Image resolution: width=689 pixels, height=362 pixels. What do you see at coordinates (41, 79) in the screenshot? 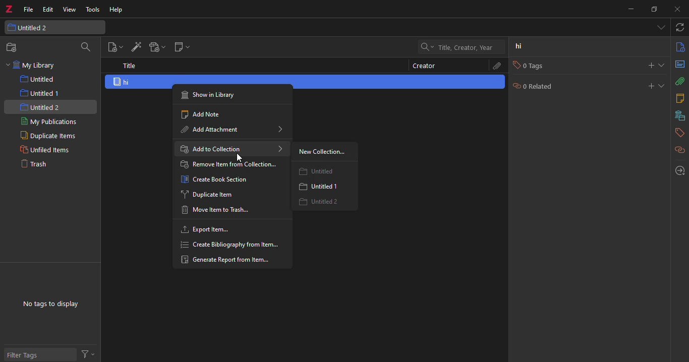
I see `untitled` at bounding box center [41, 79].